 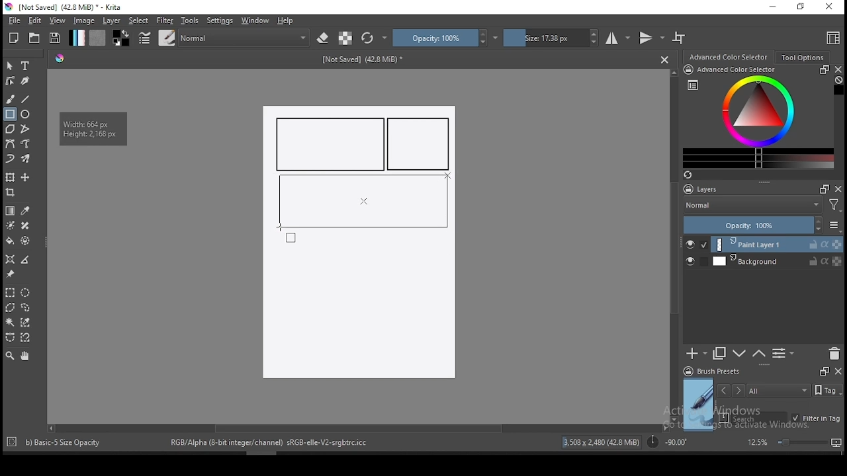 What do you see at coordinates (777, 261) in the screenshot?
I see `layer` at bounding box center [777, 261].